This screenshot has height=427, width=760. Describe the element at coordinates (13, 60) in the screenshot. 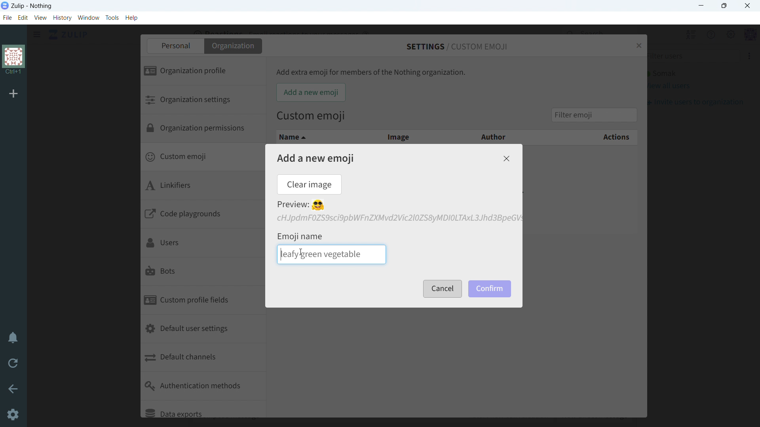

I see `organization` at that location.